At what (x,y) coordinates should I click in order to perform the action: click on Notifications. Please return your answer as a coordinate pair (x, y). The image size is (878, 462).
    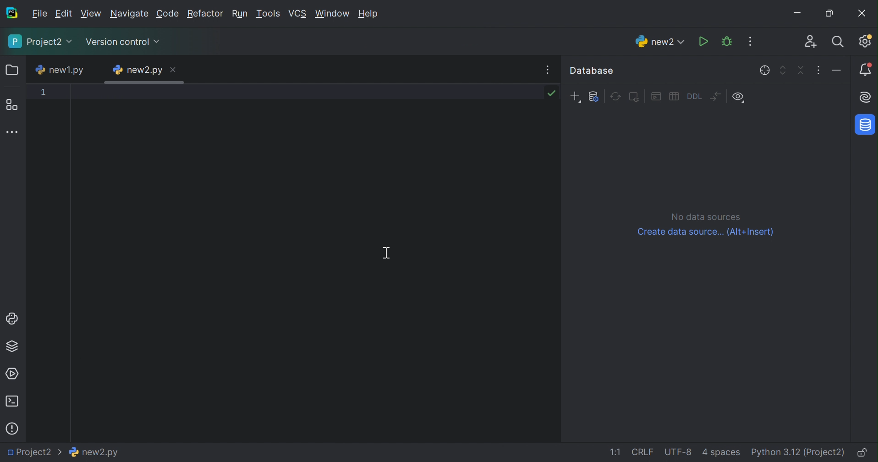
    Looking at the image, I should click on (865, 68).